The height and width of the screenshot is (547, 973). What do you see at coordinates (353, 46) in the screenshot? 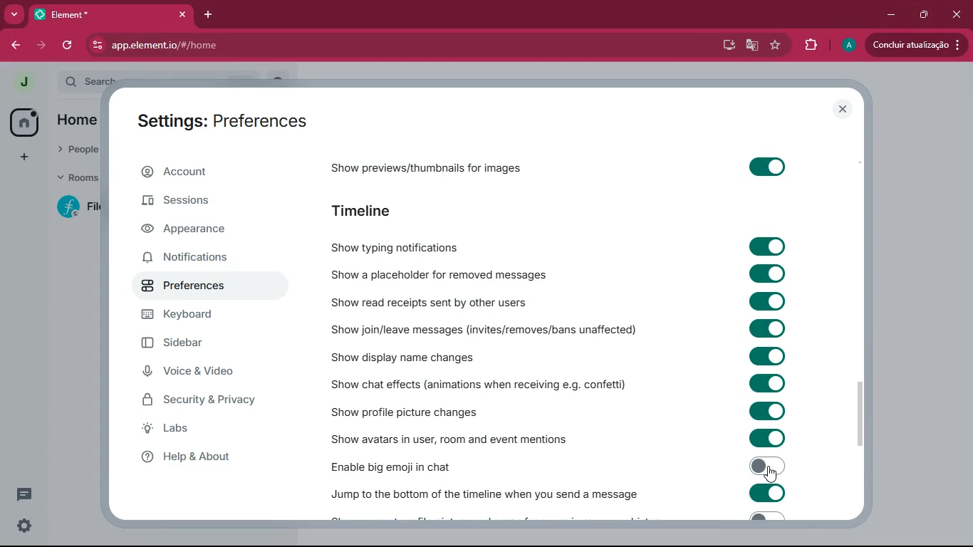
I see `app.element.io/#/home` at bounding box center [353, 46].